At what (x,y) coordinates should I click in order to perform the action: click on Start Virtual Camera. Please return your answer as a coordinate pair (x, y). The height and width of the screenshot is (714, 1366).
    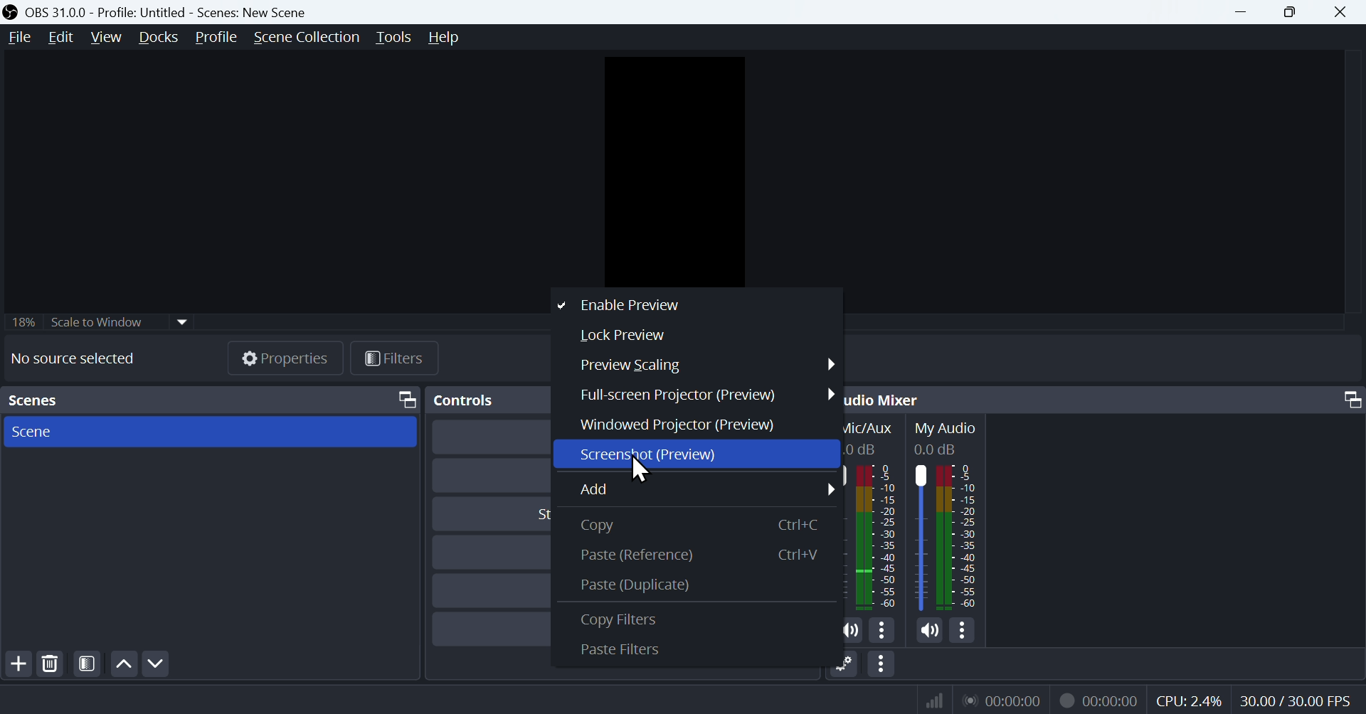
    Looking at the image, I should click on (539, 513).